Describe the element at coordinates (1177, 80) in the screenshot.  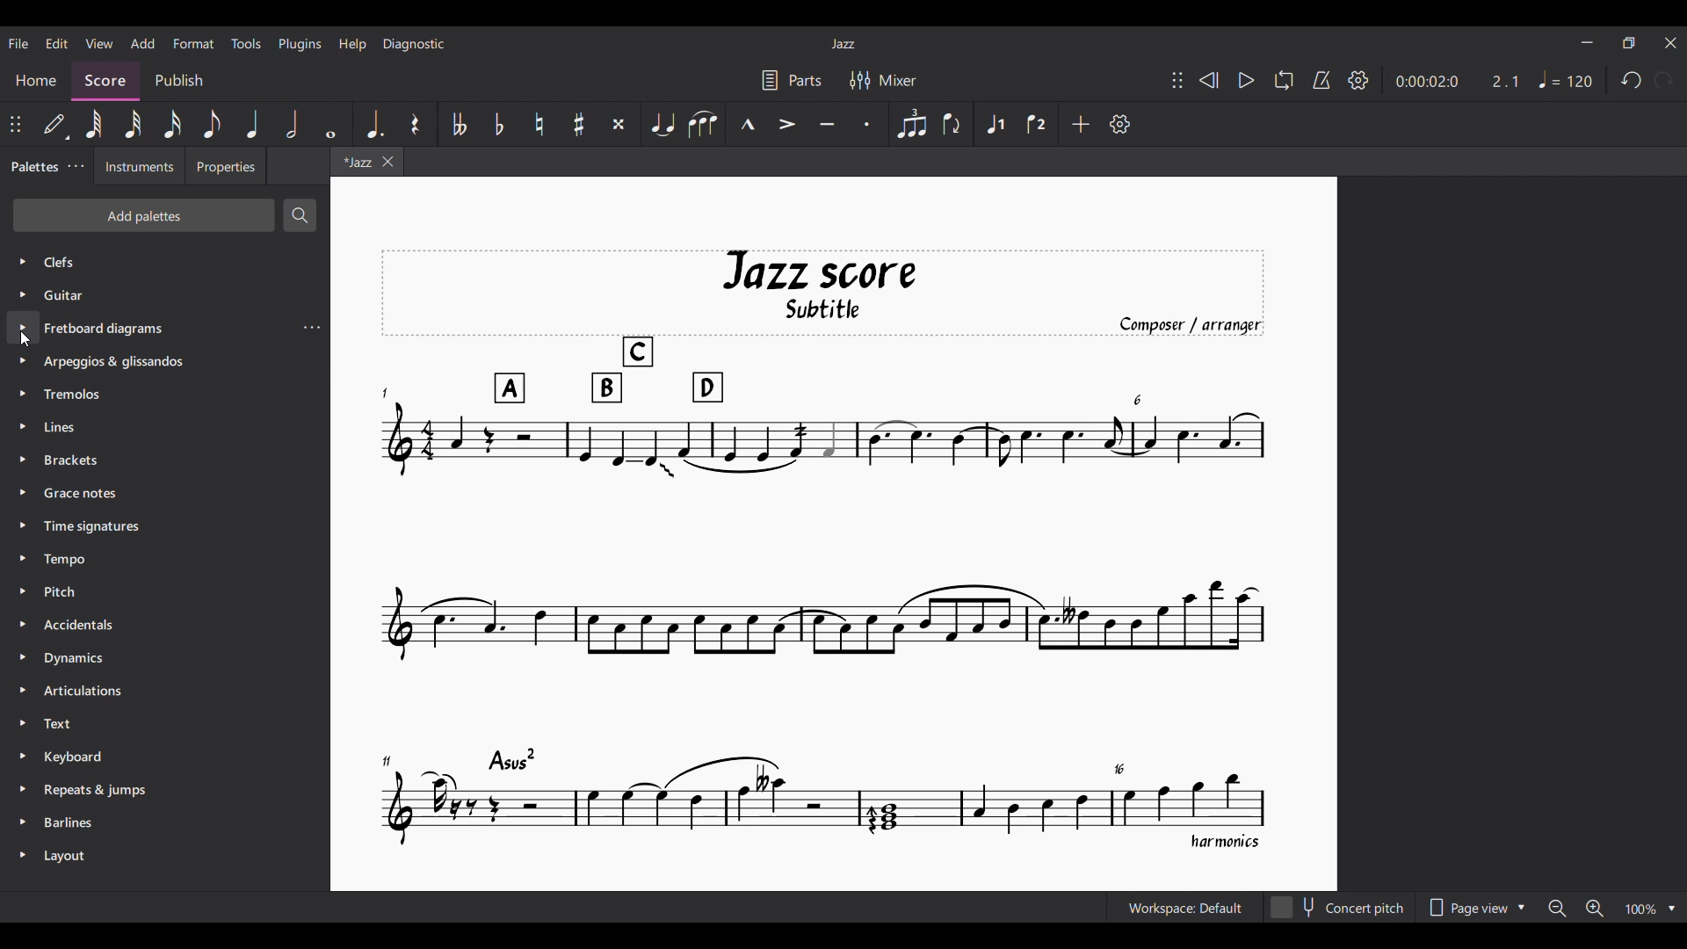
I see `Change position` at that location.